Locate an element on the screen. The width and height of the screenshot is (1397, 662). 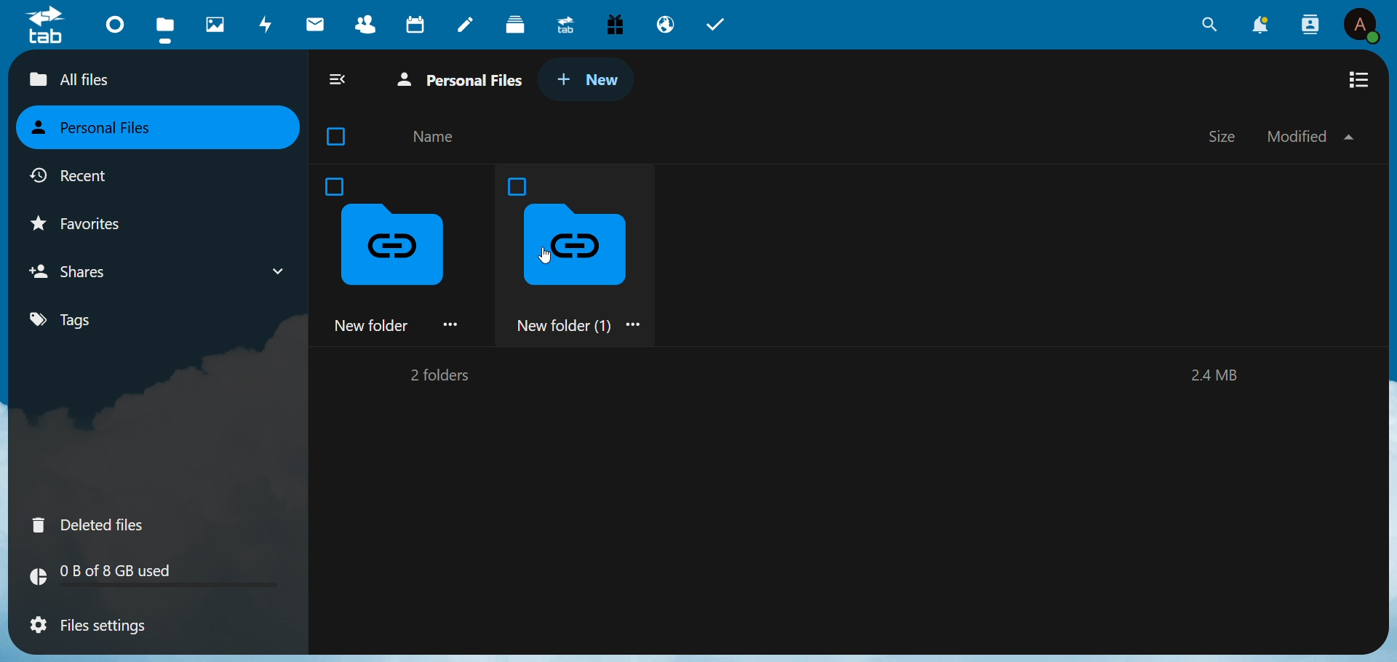
mail is located at coordinates (317, 23).